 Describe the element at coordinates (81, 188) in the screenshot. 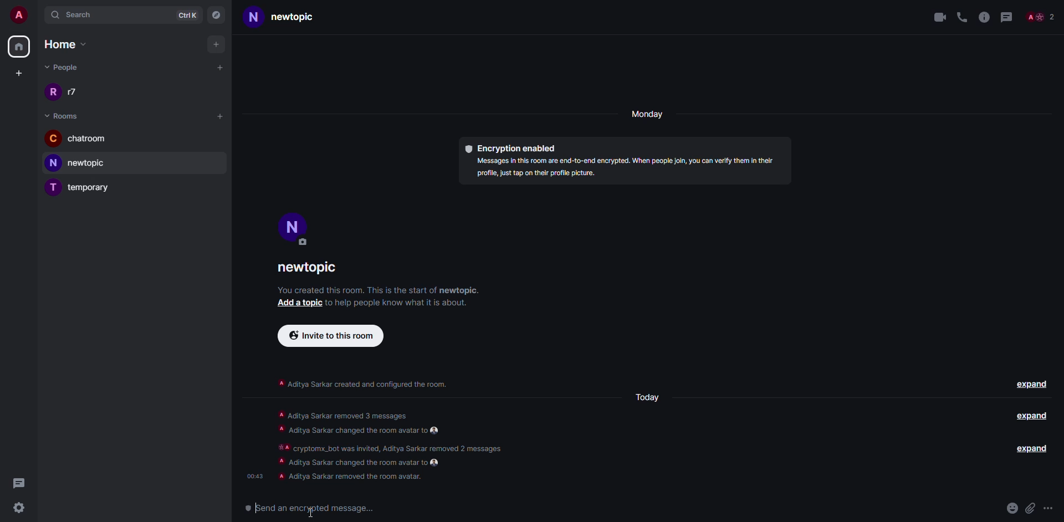

I see `temporary` at that location.